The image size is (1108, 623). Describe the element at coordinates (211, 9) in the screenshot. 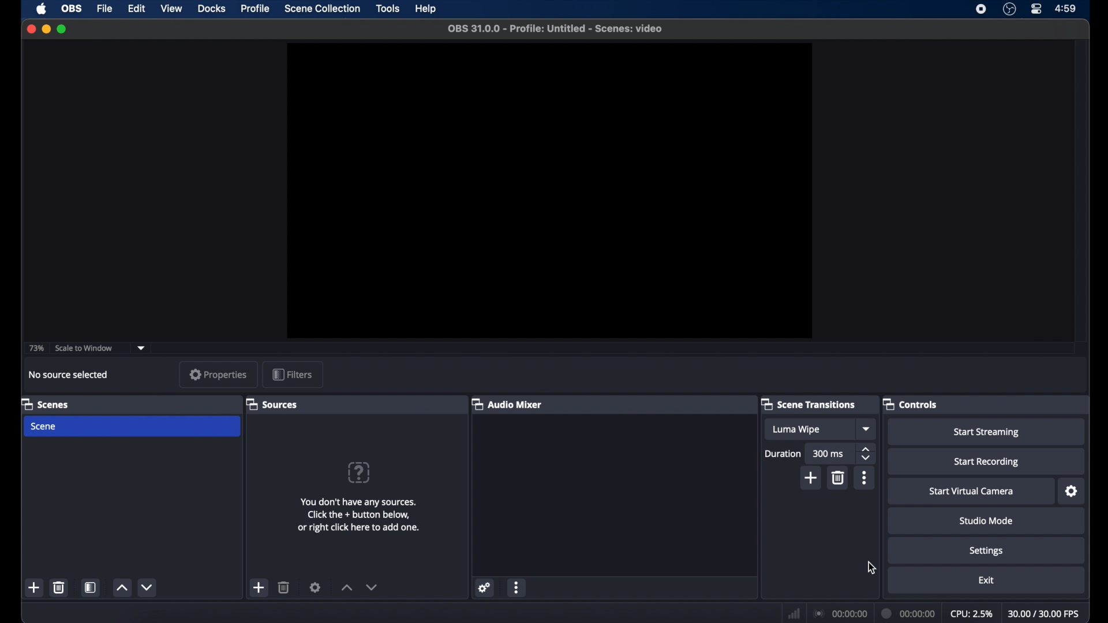

I see `docks` at that location.